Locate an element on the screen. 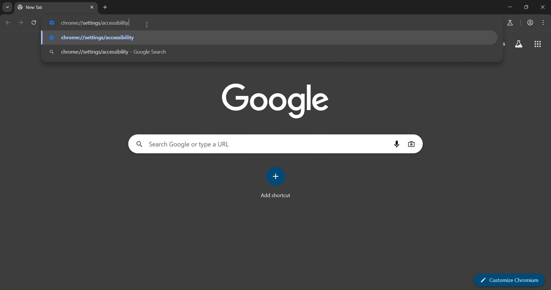 The height and width of the screenshot is (290, 551). google apps is located at coordinates (537, 45).